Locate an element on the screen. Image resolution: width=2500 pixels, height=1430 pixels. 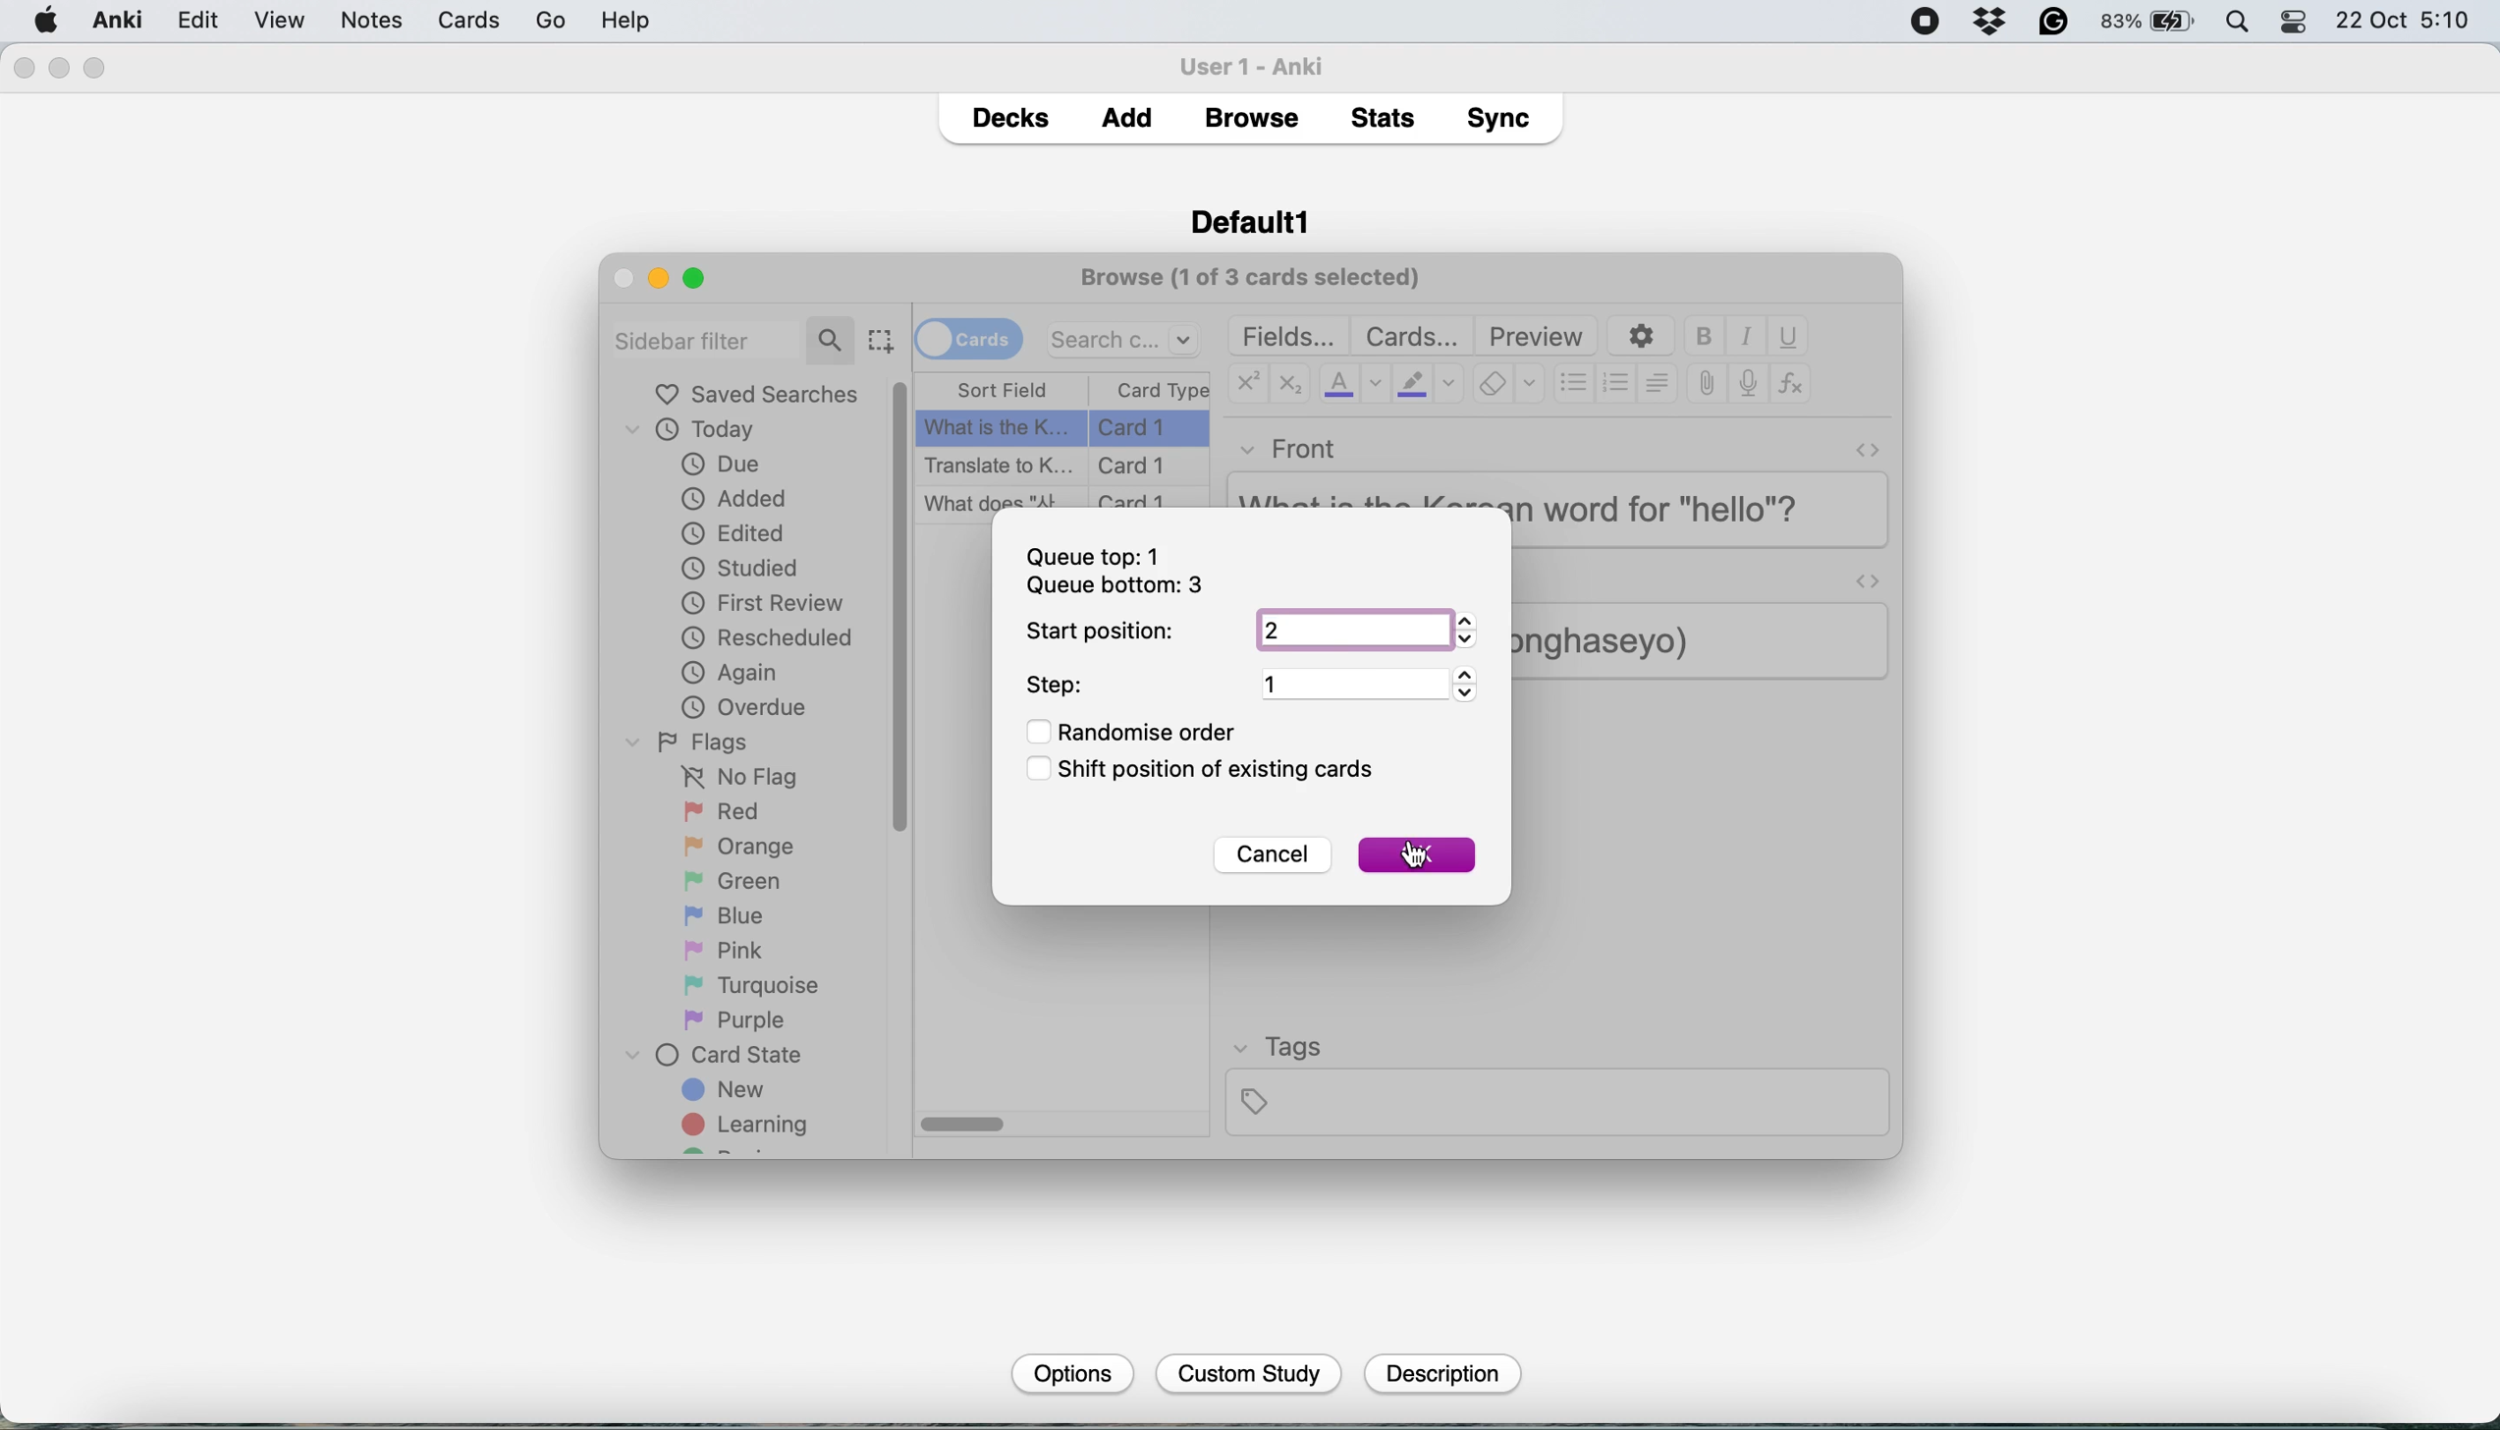
fields is located at coordinates (1291, 336).